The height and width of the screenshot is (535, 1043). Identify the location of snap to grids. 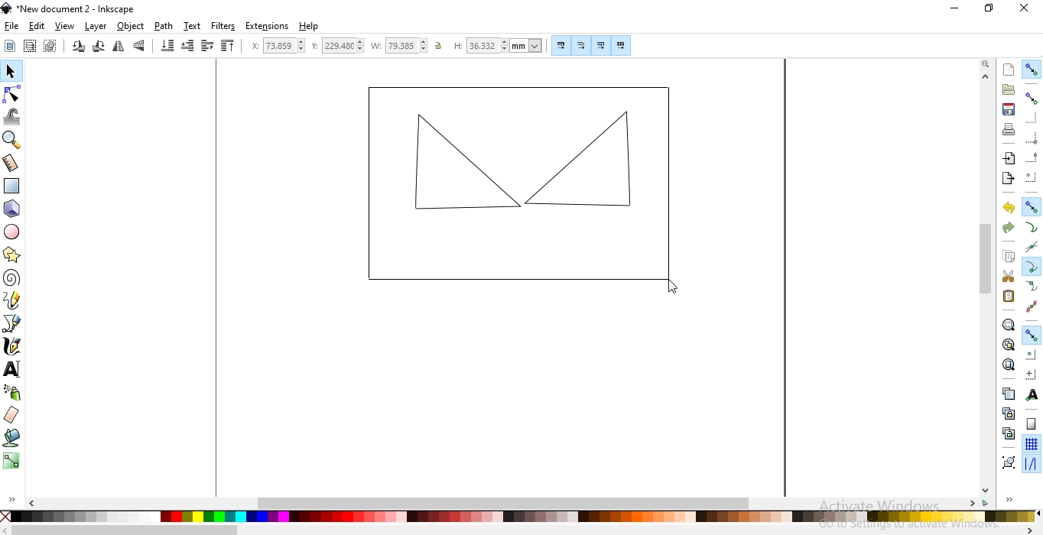
(1031, 444).